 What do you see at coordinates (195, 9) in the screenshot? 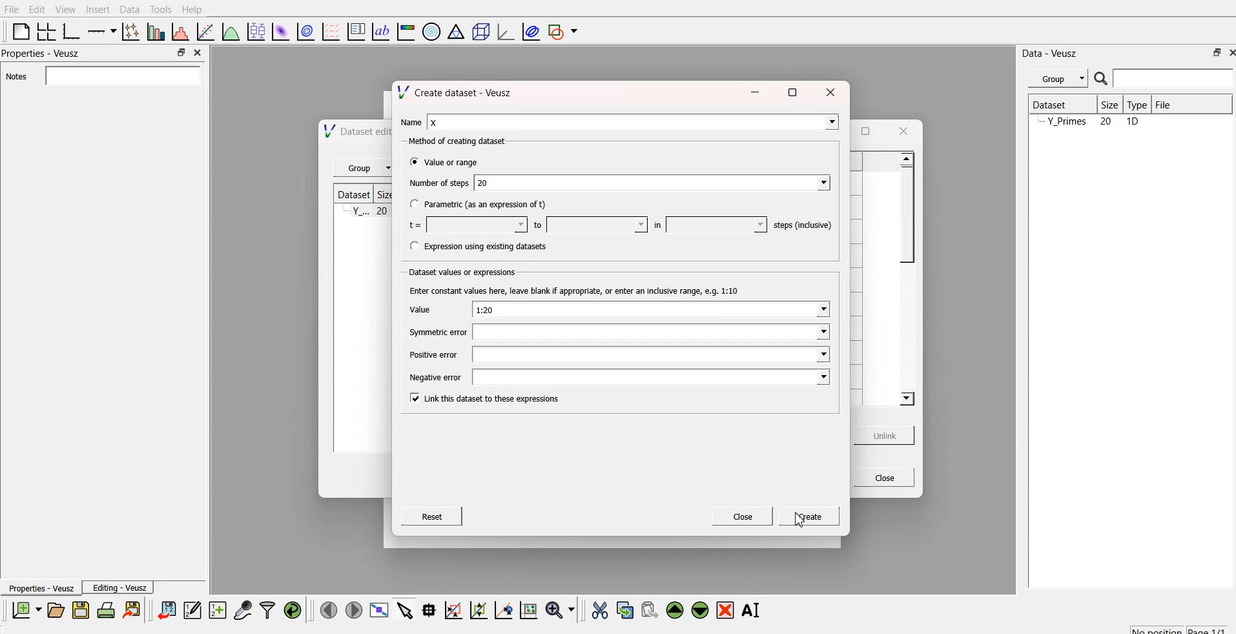
I see `Help` at bounding box center [195, 9].